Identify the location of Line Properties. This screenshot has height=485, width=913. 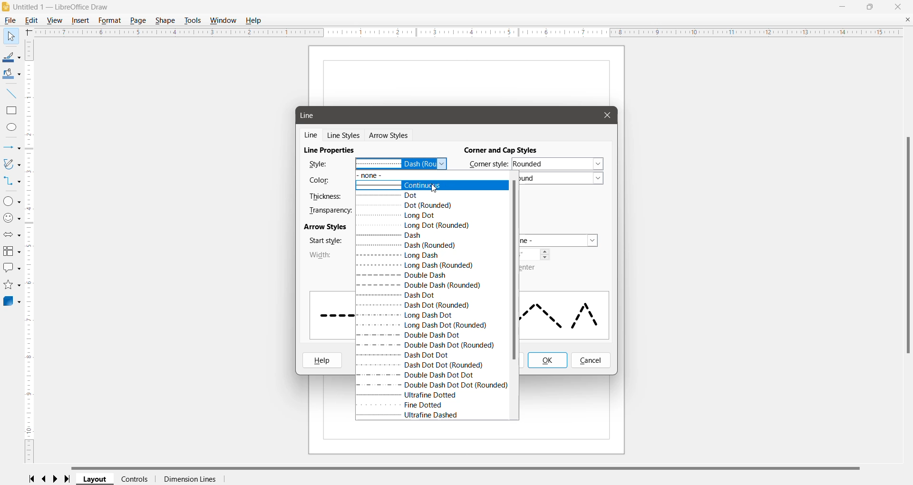
(331, 150).